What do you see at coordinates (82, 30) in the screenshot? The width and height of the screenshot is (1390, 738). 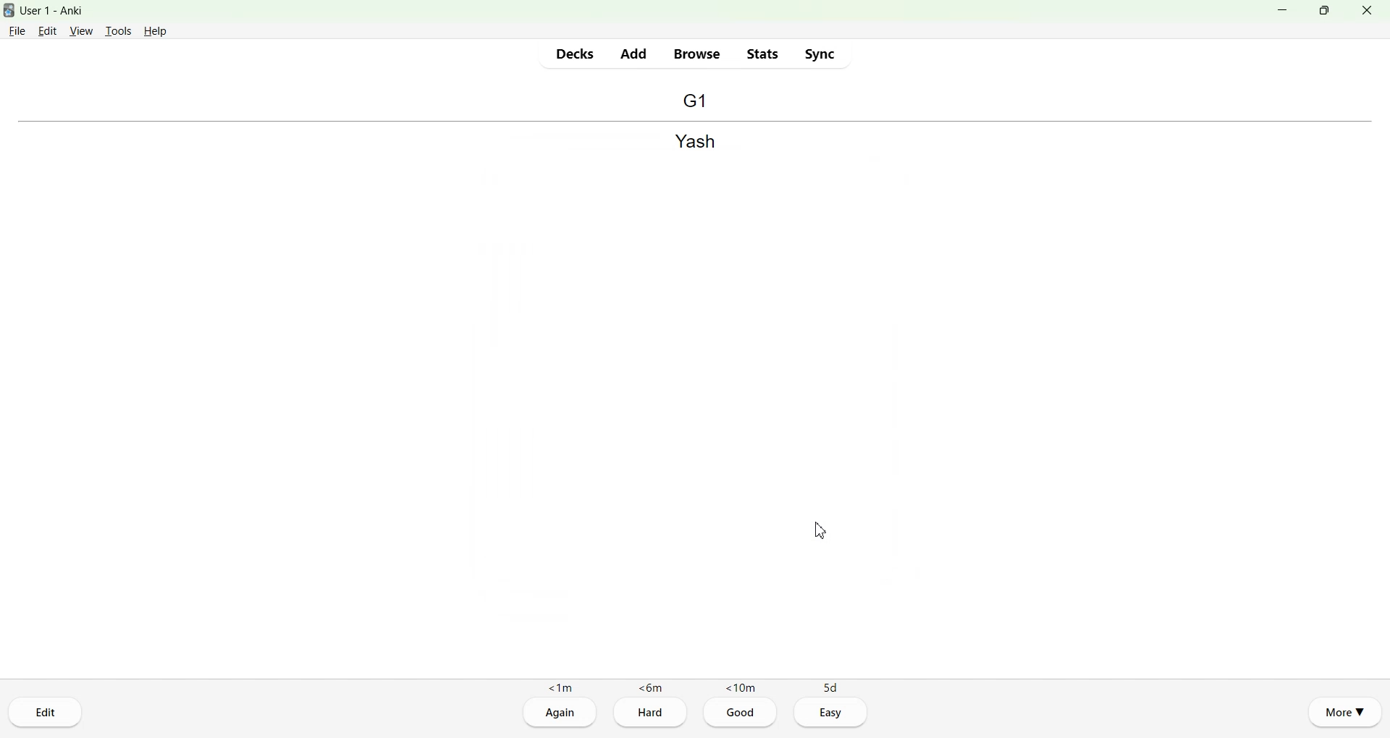 I see `View` at bounding box center [82, 30].